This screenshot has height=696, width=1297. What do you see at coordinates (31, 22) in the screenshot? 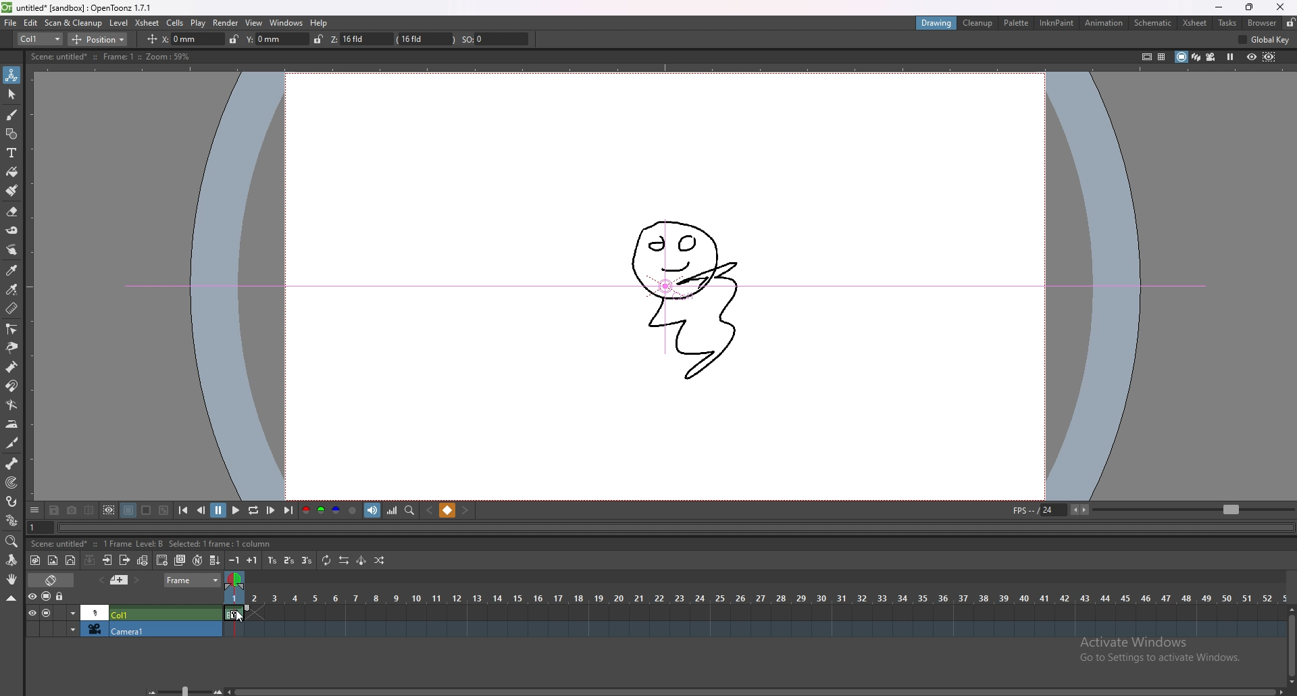
I see `edit` at bounding box center [31, 22].